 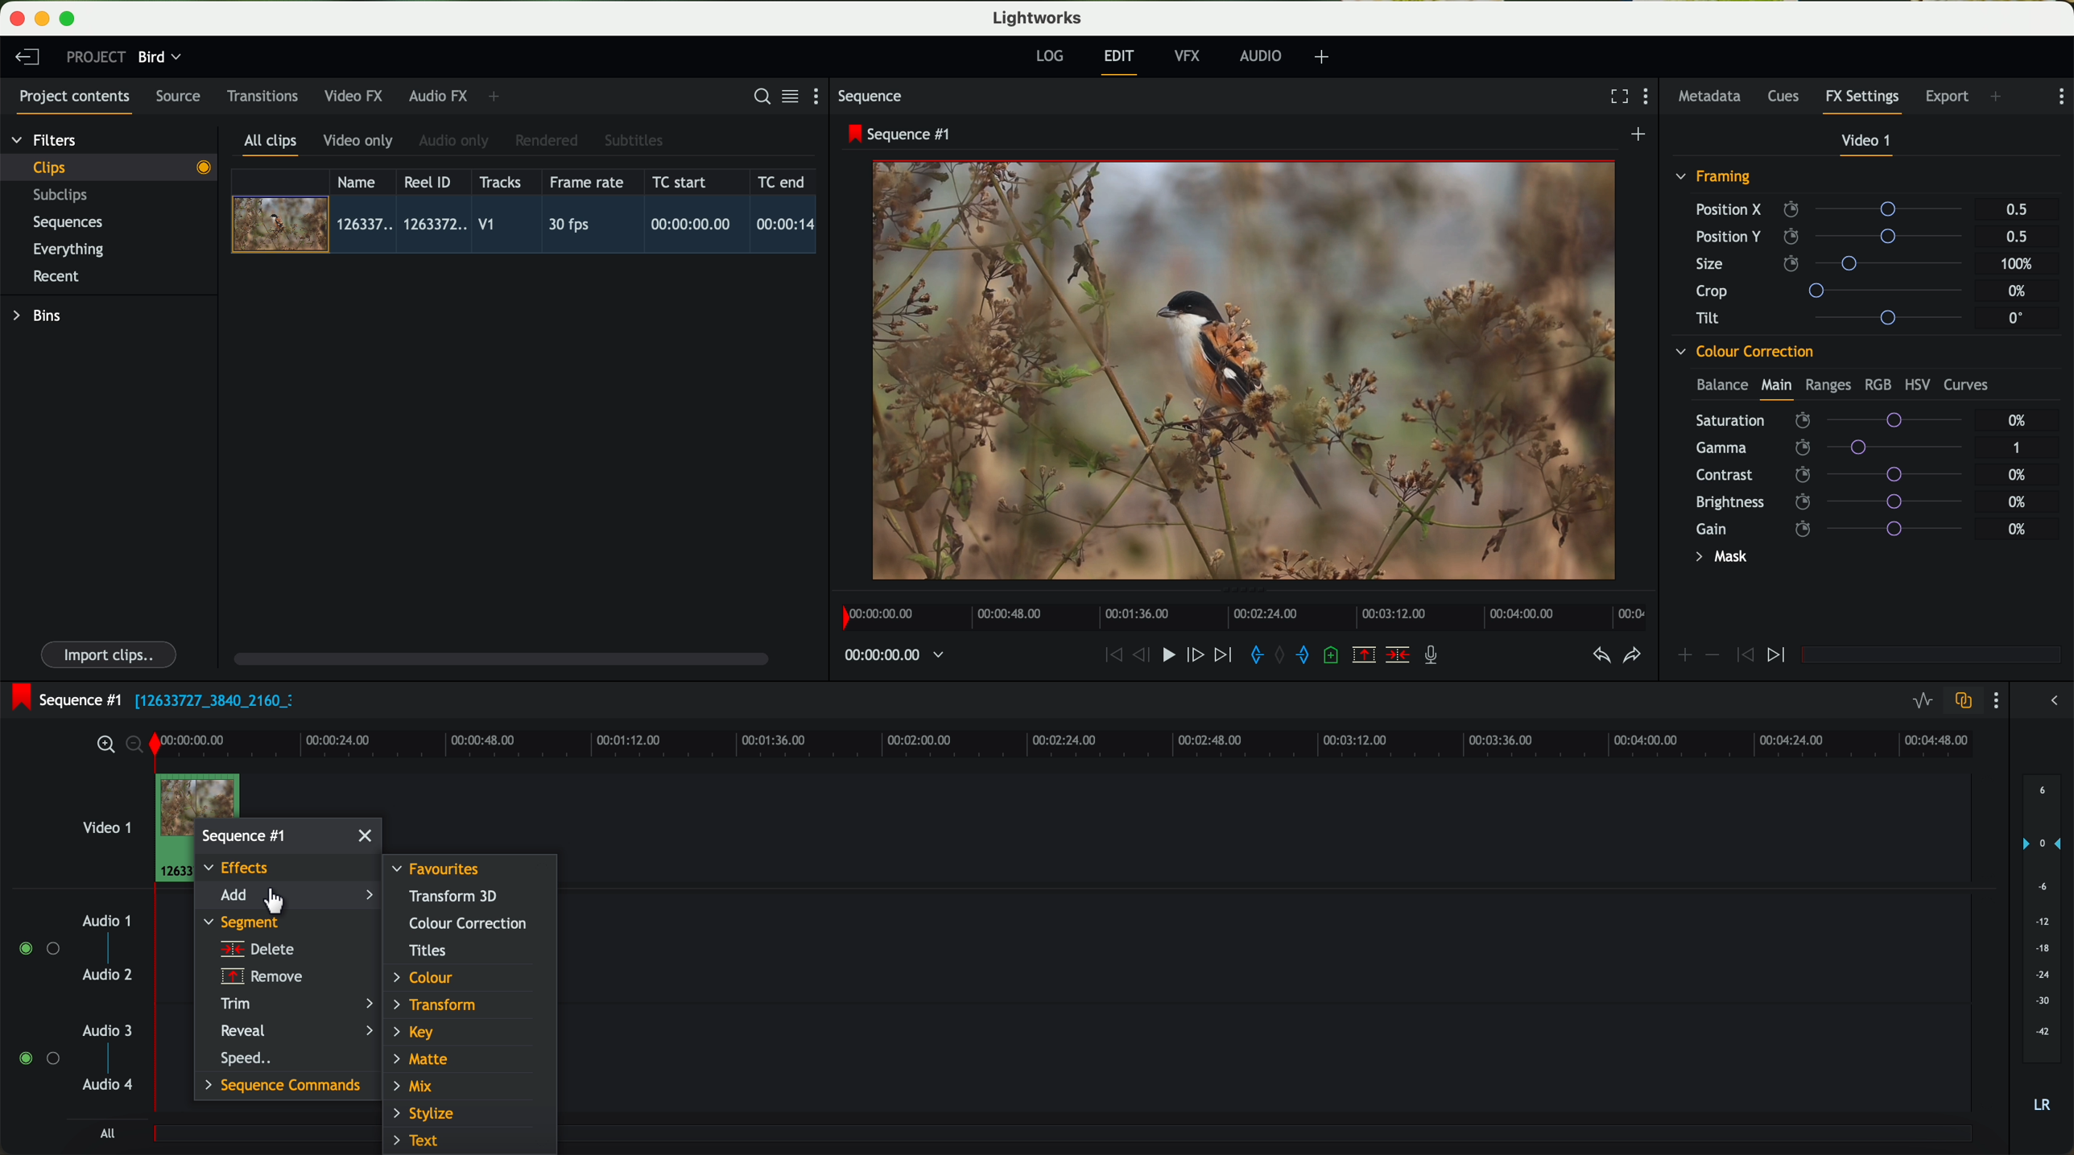 I want to click on Reel ID, so click(x=432, y=181).